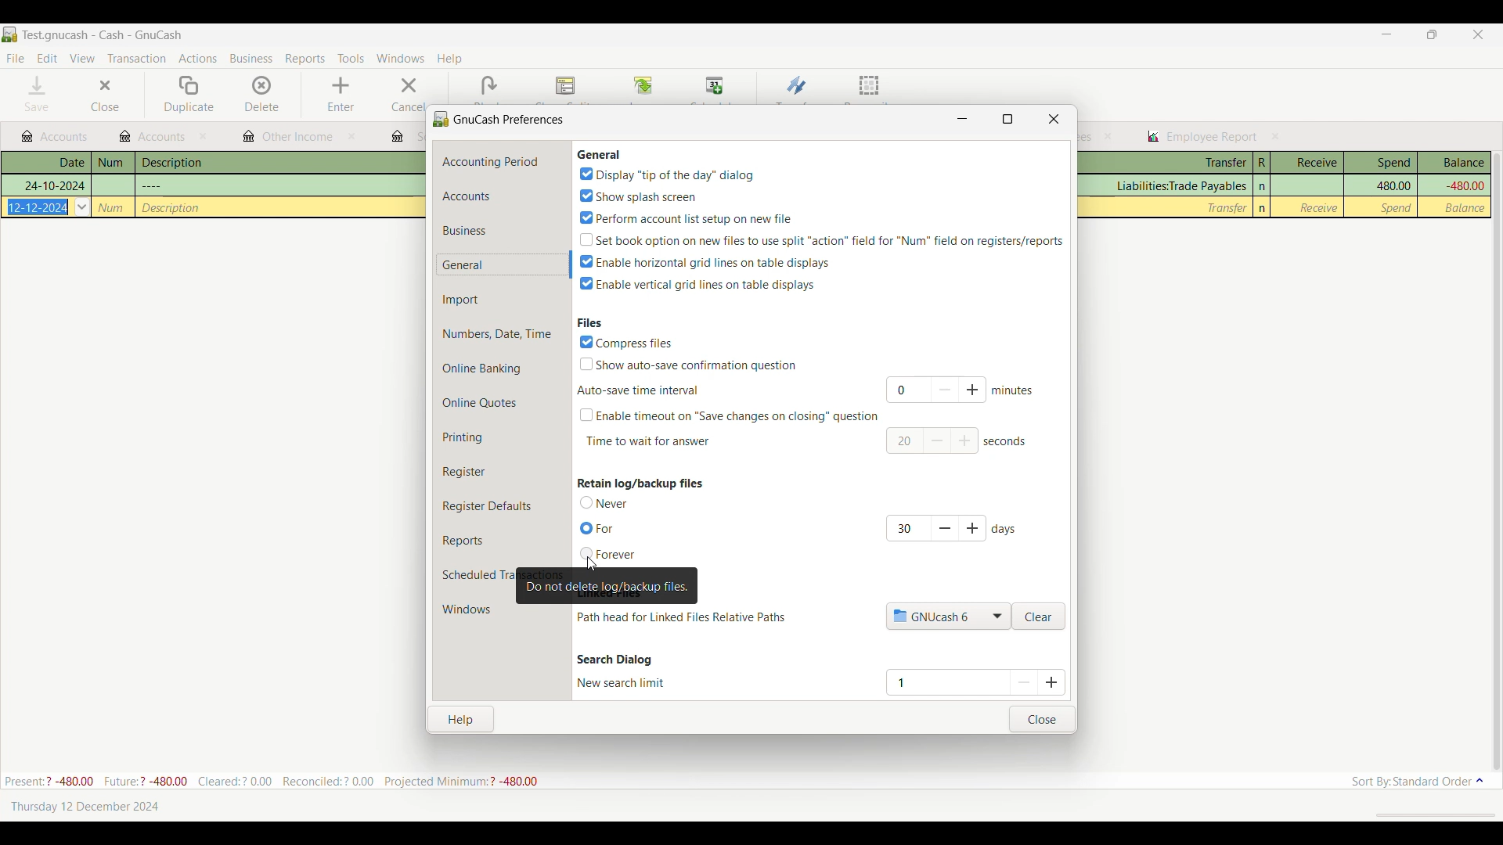 This screenshot has height=845, width=1503. I want to click on show, so click(636, 195).